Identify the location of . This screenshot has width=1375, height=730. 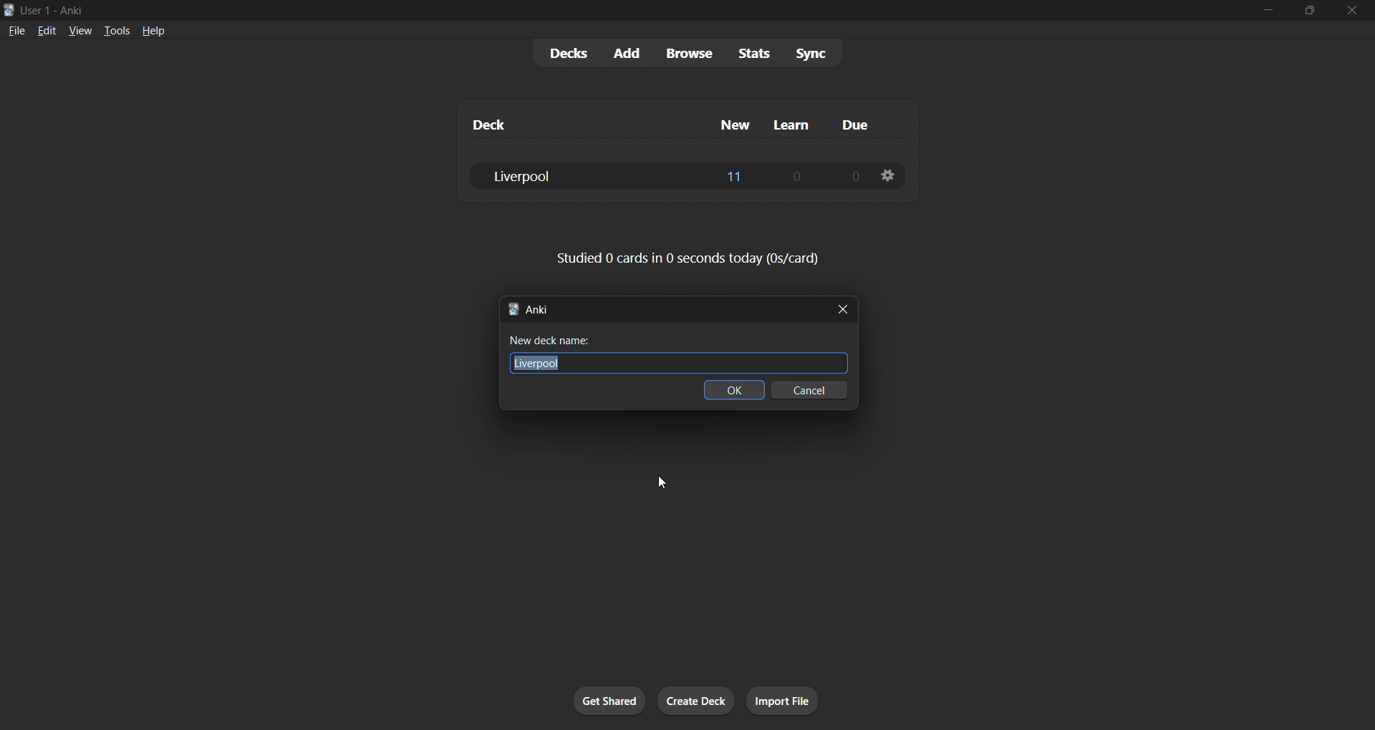
(811, 51).